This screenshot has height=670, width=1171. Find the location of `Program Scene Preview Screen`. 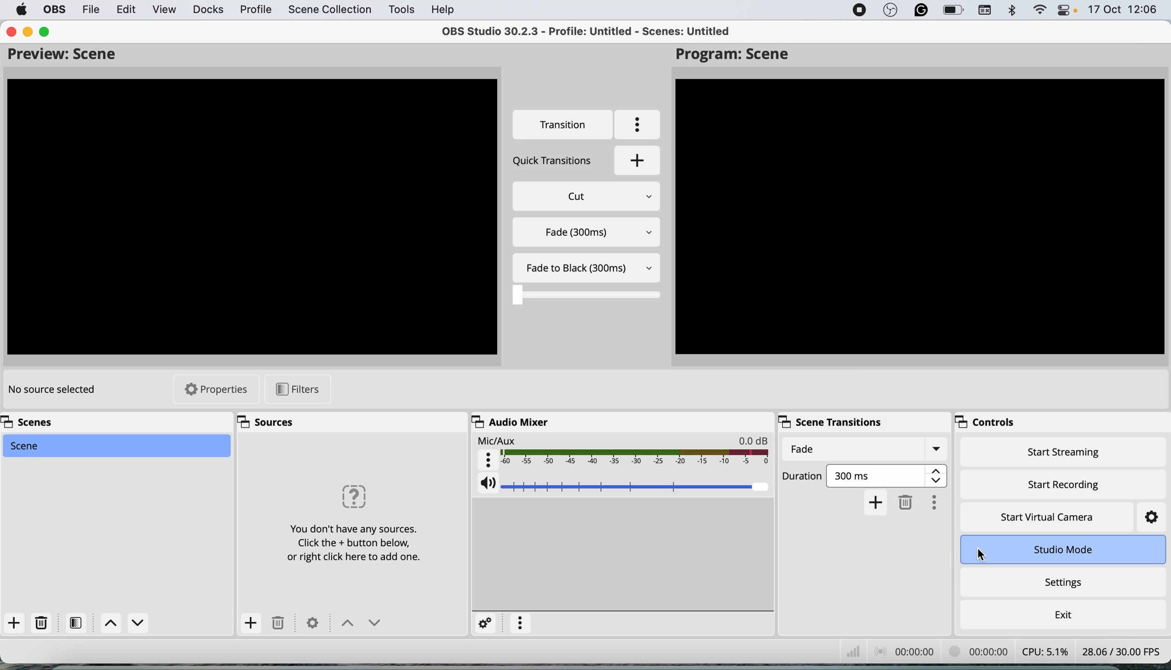

Program Scene Preview Screen is located at coordinates (924, 218).